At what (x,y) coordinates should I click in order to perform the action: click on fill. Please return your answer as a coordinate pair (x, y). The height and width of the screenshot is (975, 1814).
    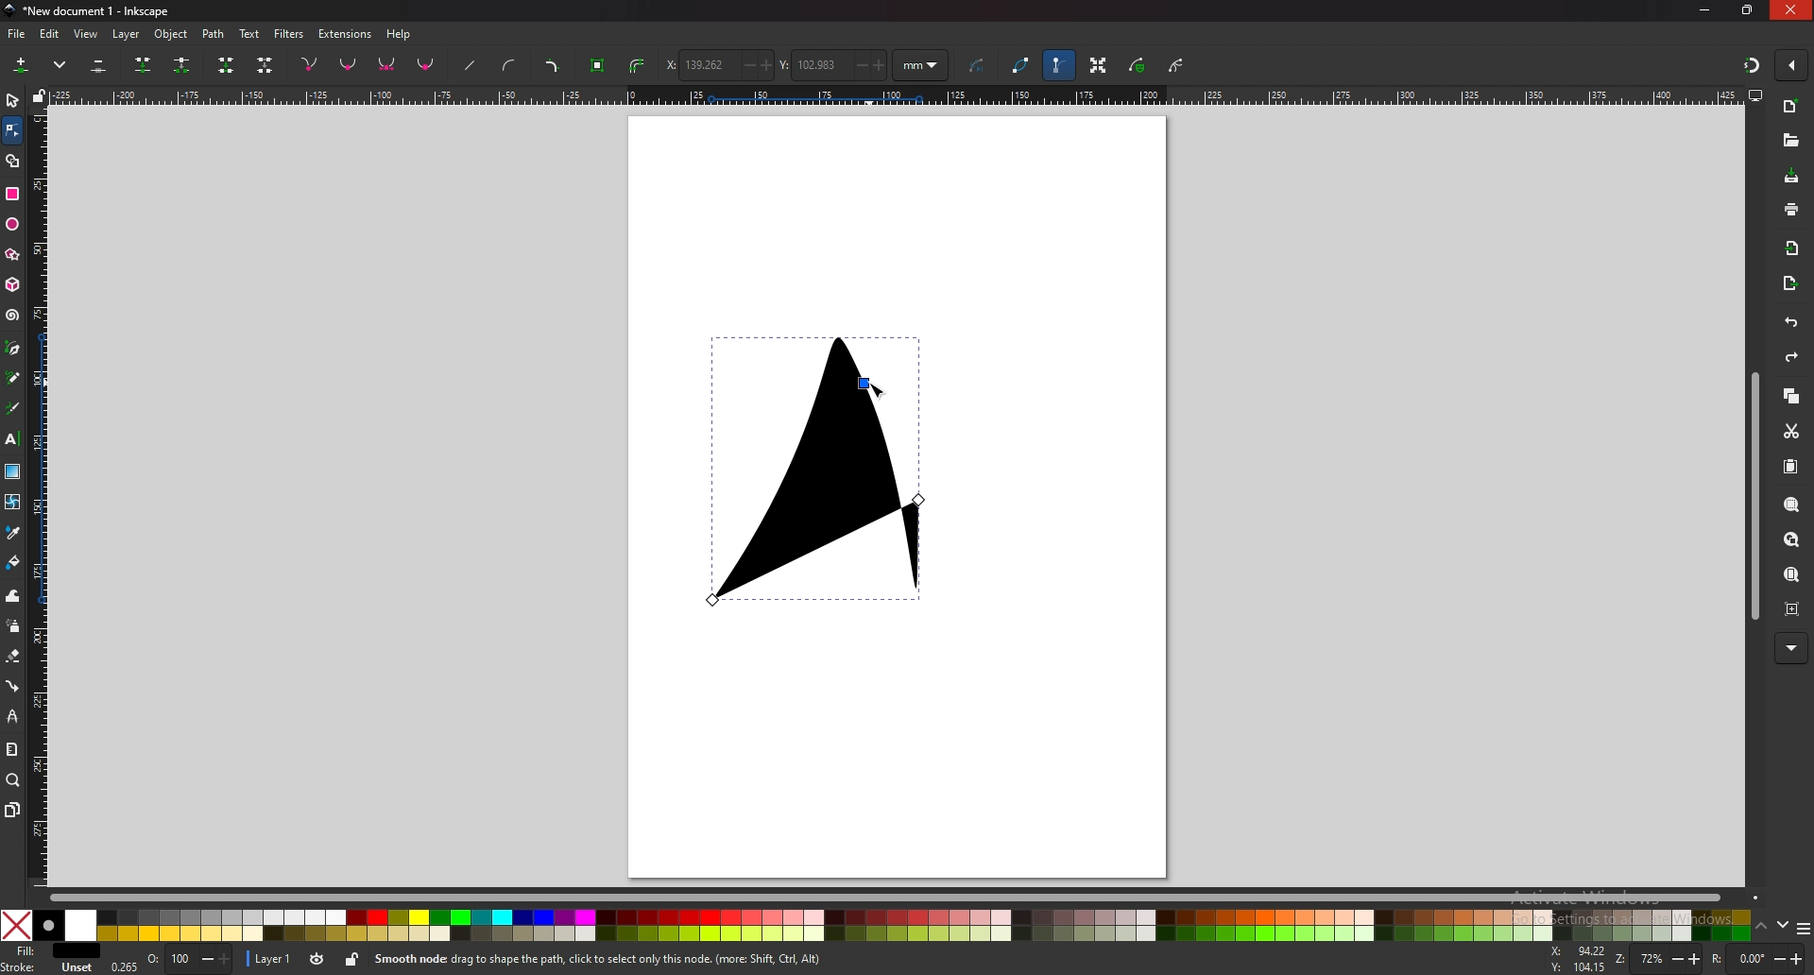
    Looking at the image, I should click on (48, 950).